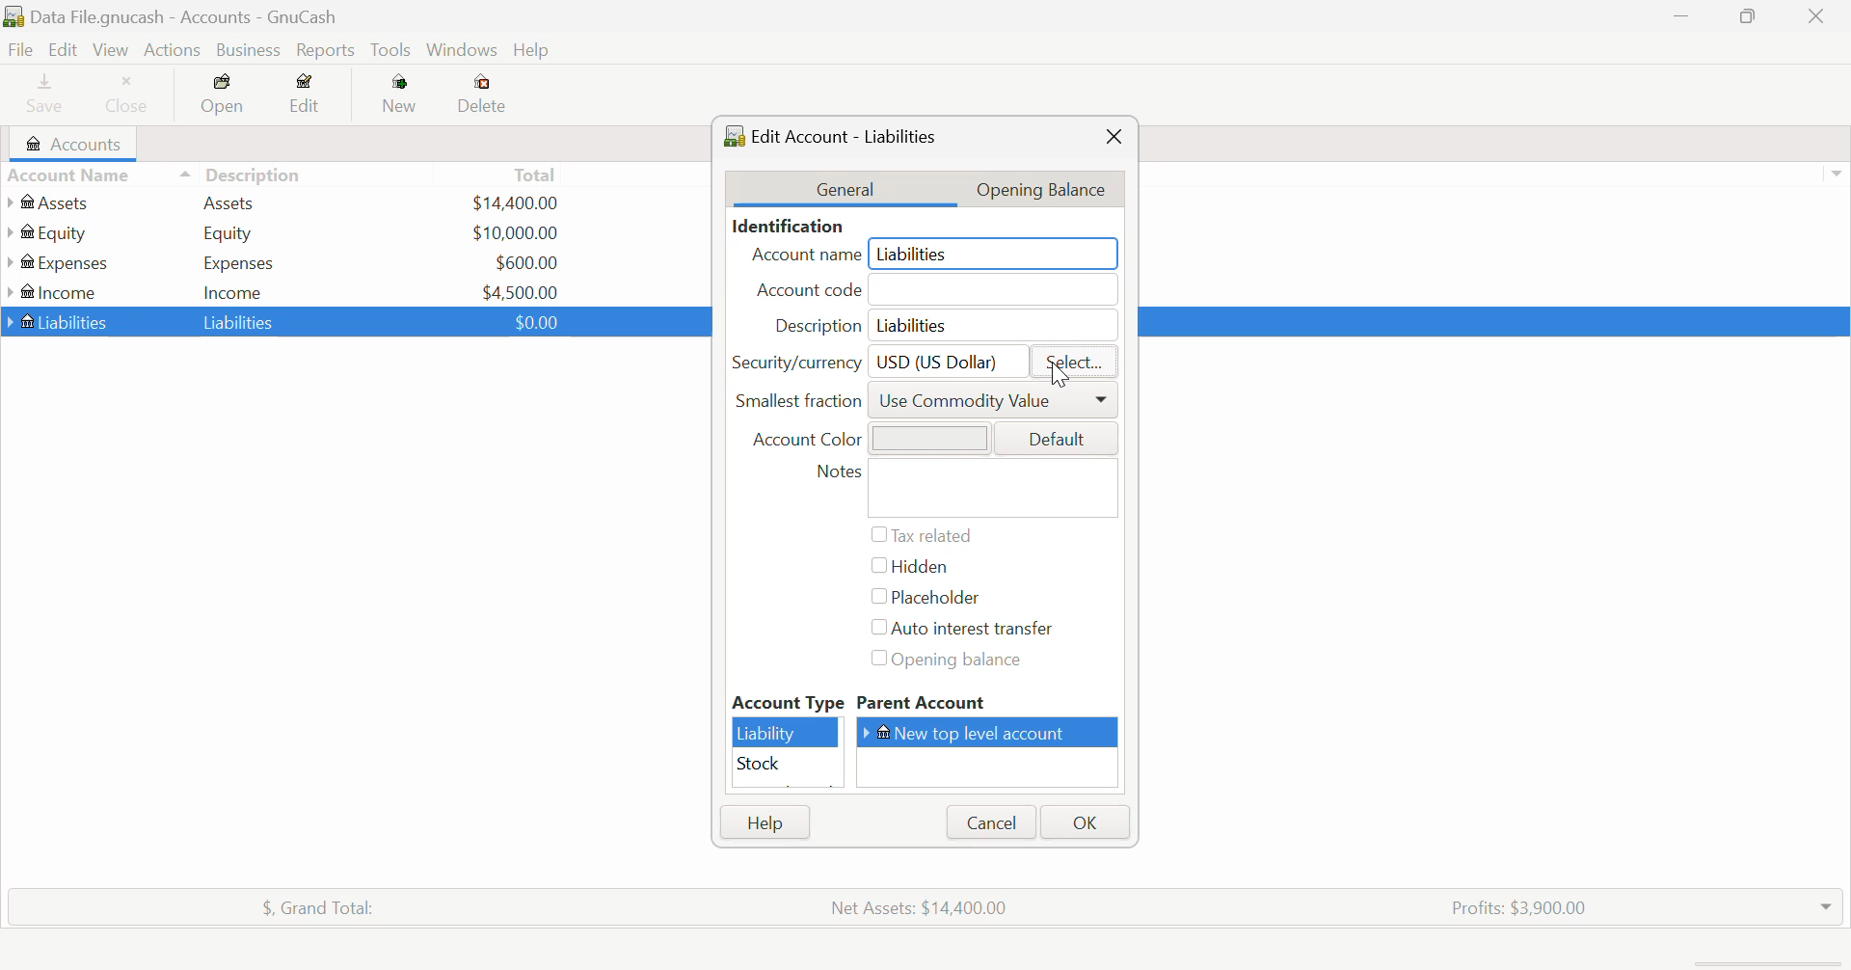 This screenshot has width=1851, height=970. I want to click on New, so click(401, 97).